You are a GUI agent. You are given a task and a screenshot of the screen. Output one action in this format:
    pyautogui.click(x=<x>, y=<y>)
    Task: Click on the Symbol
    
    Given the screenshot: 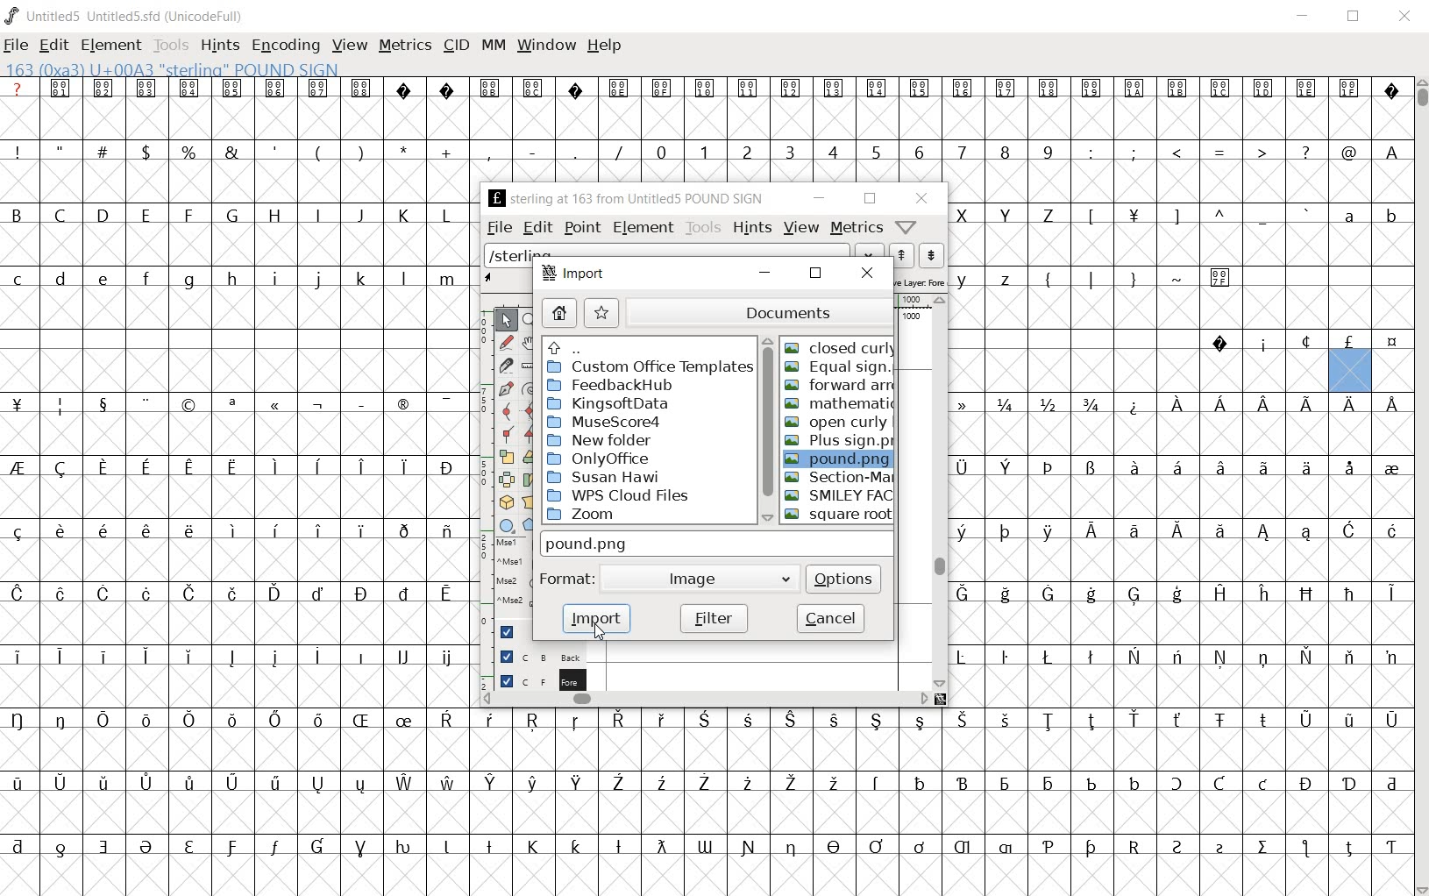 What is the action you would take?
    pyautogui.click(x=1178, y=847)
    